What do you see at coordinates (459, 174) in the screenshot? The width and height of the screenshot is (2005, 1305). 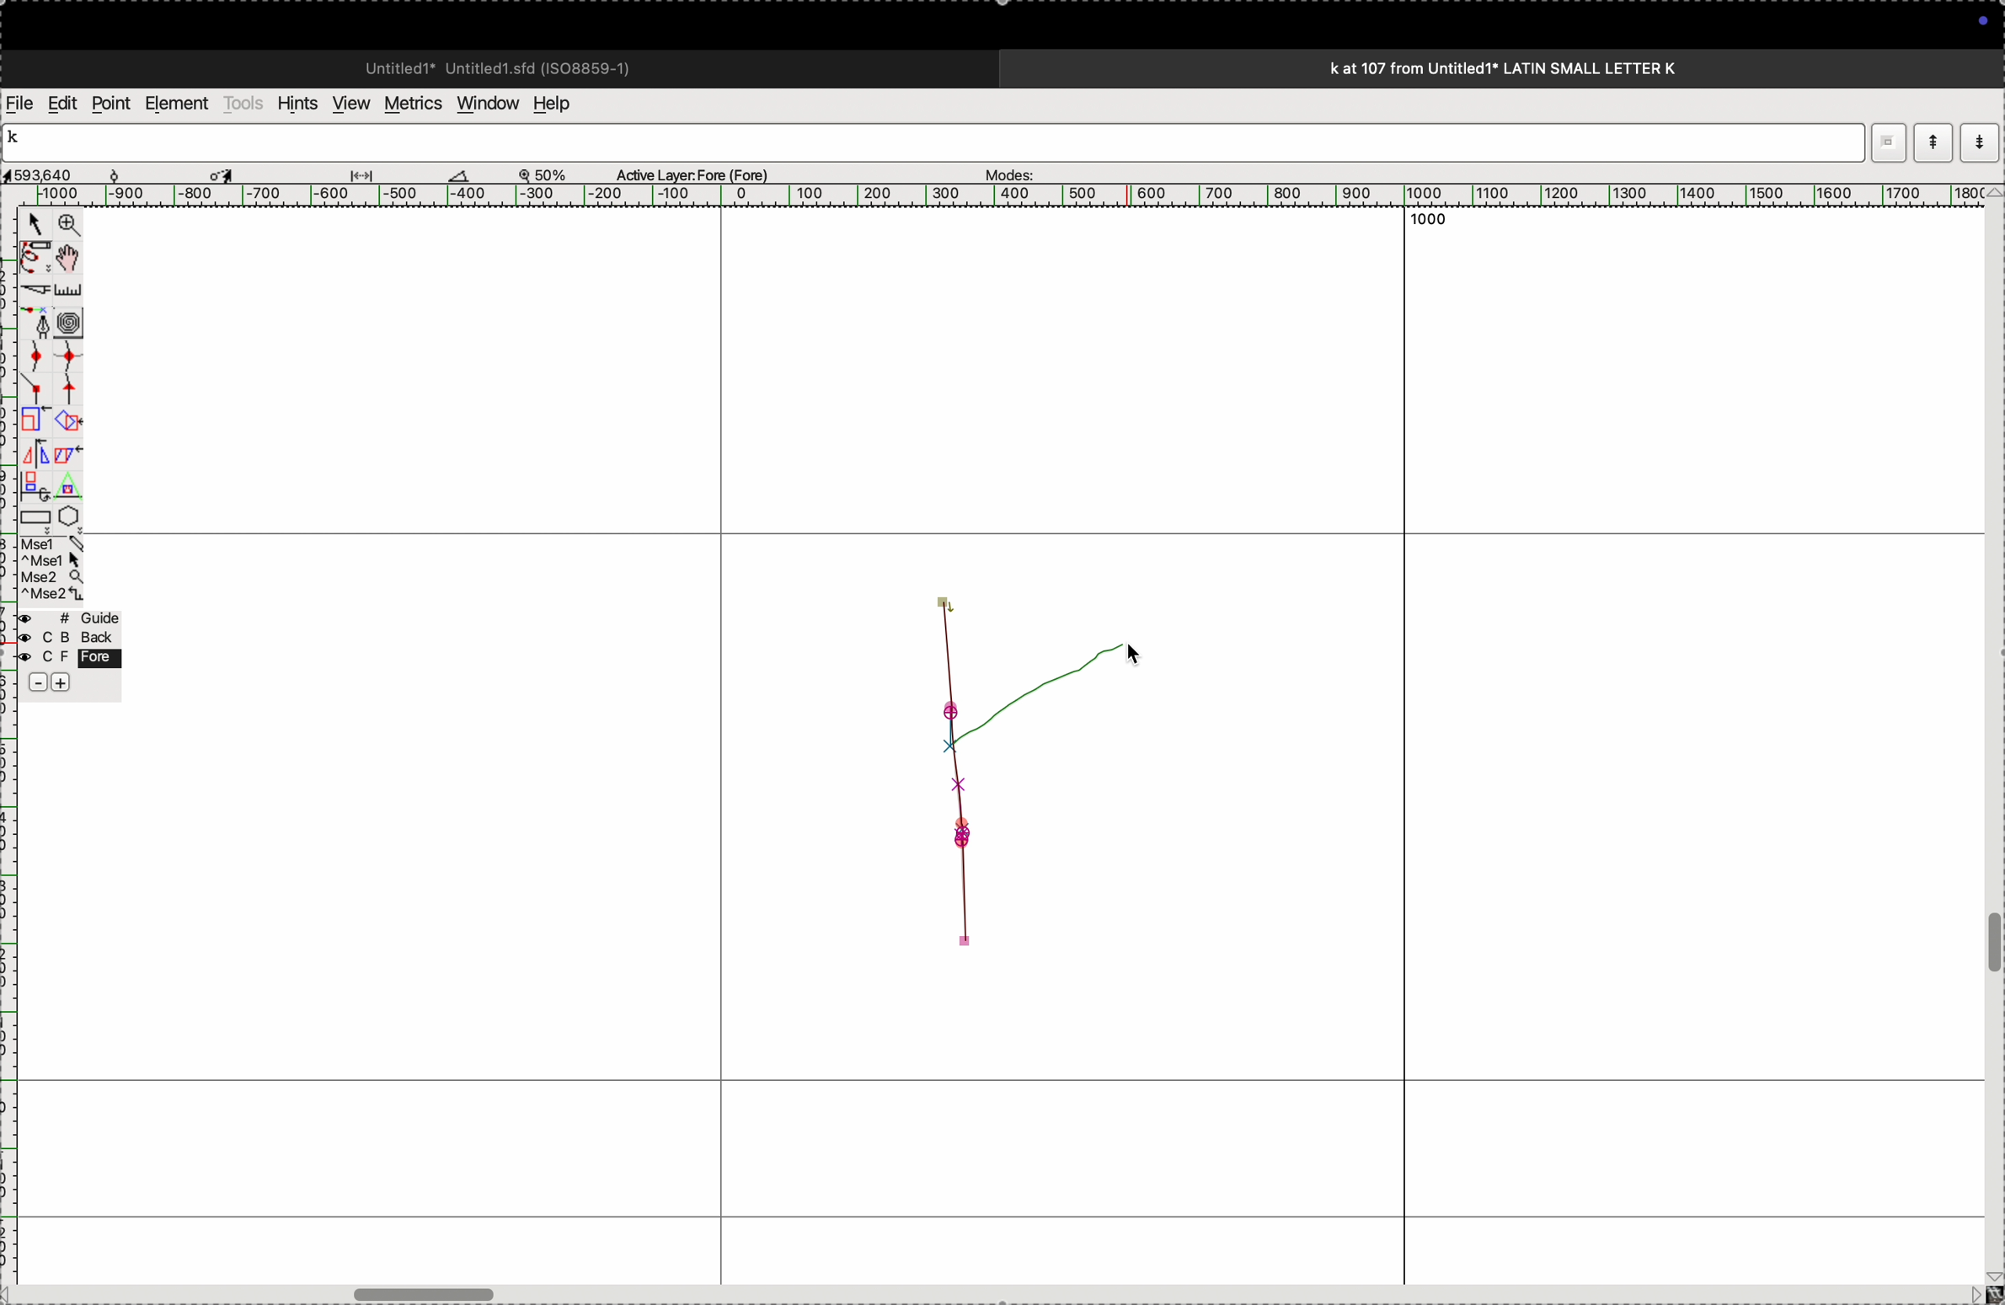 I see `cut` at bounding box center [459, 174].